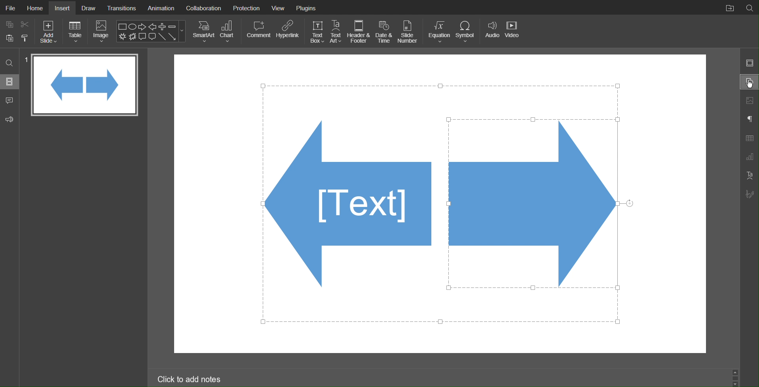 This screenshot has height=387, width=759. What do you see at coordinates (465, 31) in the screenshot?
I see `Symbol` at bounding box center [465, 31].